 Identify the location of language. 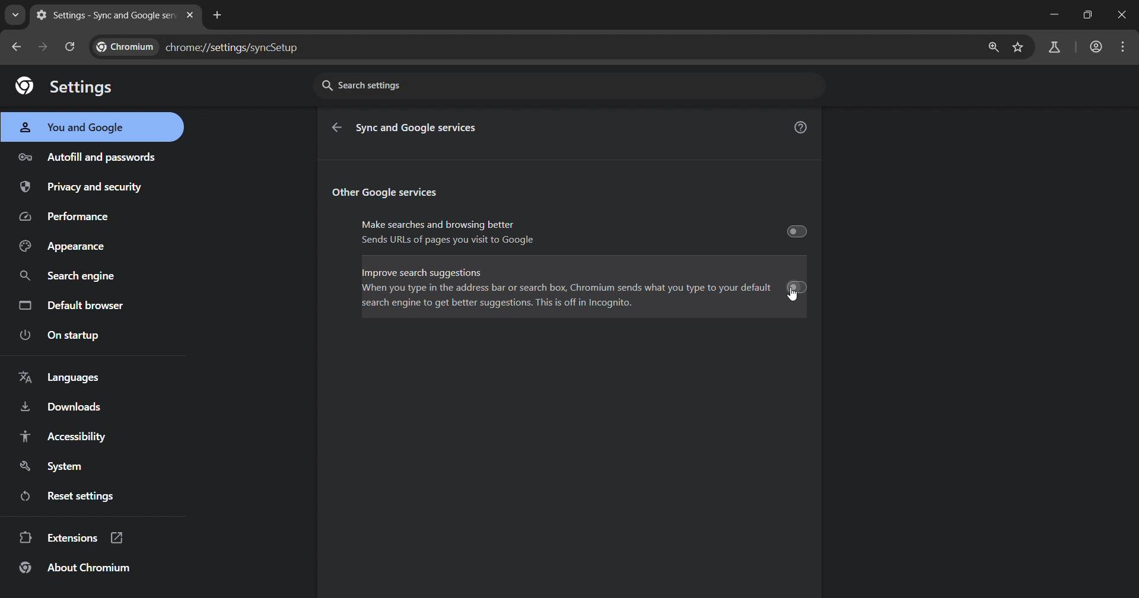
(58, 377).